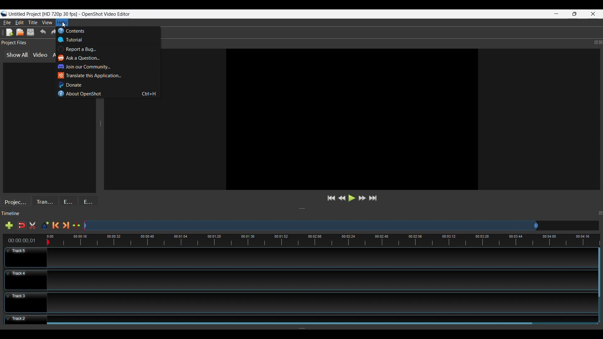 This screenshot has height=339, width=603. Describe the element at coordinates (76, 226) in the screenshot. I see `Center the timeline at the playhead` at that location.